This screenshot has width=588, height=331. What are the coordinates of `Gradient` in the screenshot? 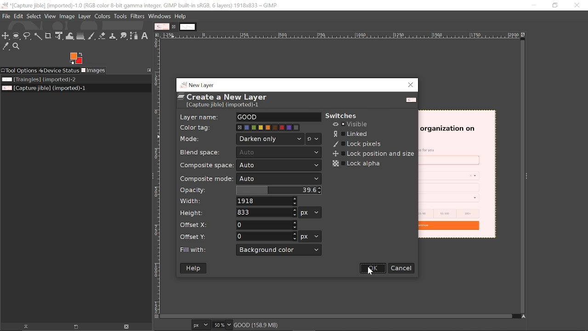 It's located at (80, 36).